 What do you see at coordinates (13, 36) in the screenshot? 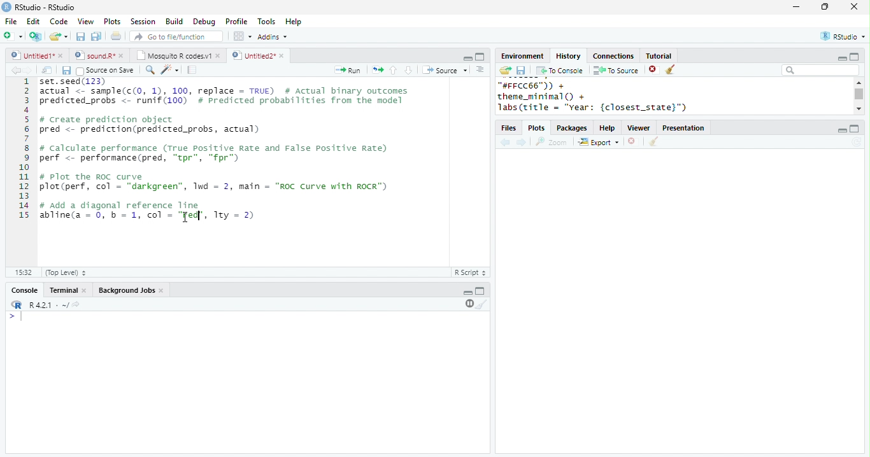
I see `new file` at bounding box center [13, 36].